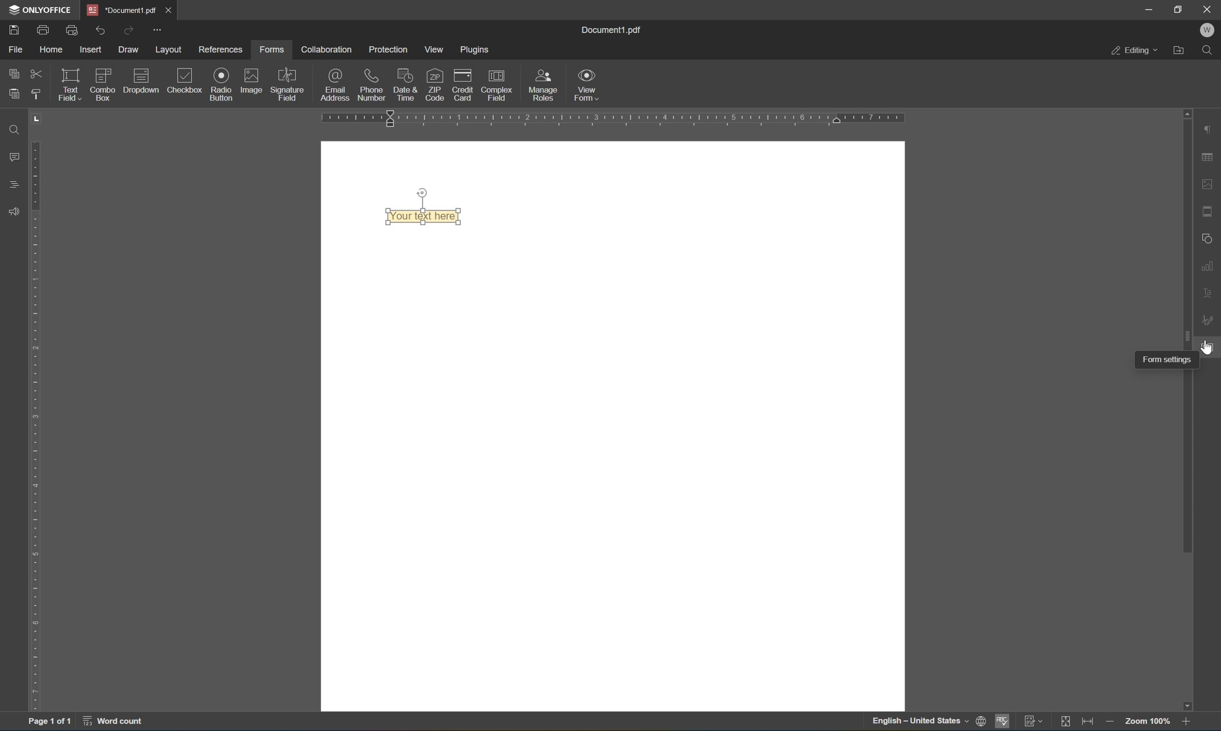  I want to click on home, so click(51, 52).